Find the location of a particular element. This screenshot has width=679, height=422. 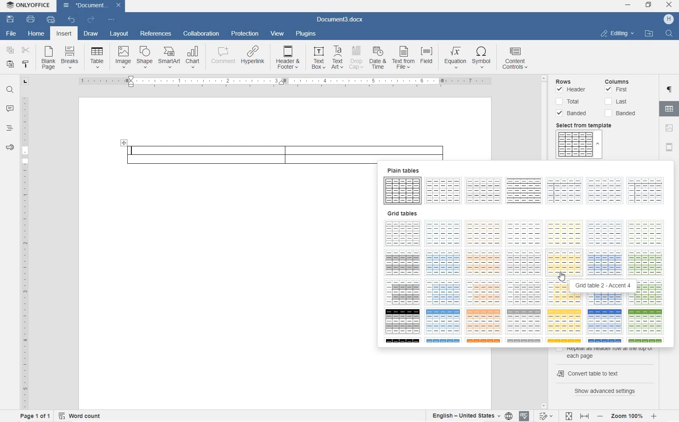

UNDO is located at coordinates (72, 20).